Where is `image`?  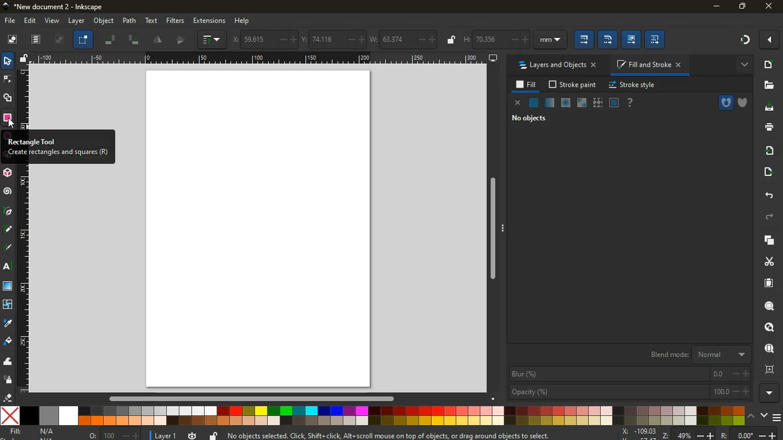
image is located at coordinates (261, 231).